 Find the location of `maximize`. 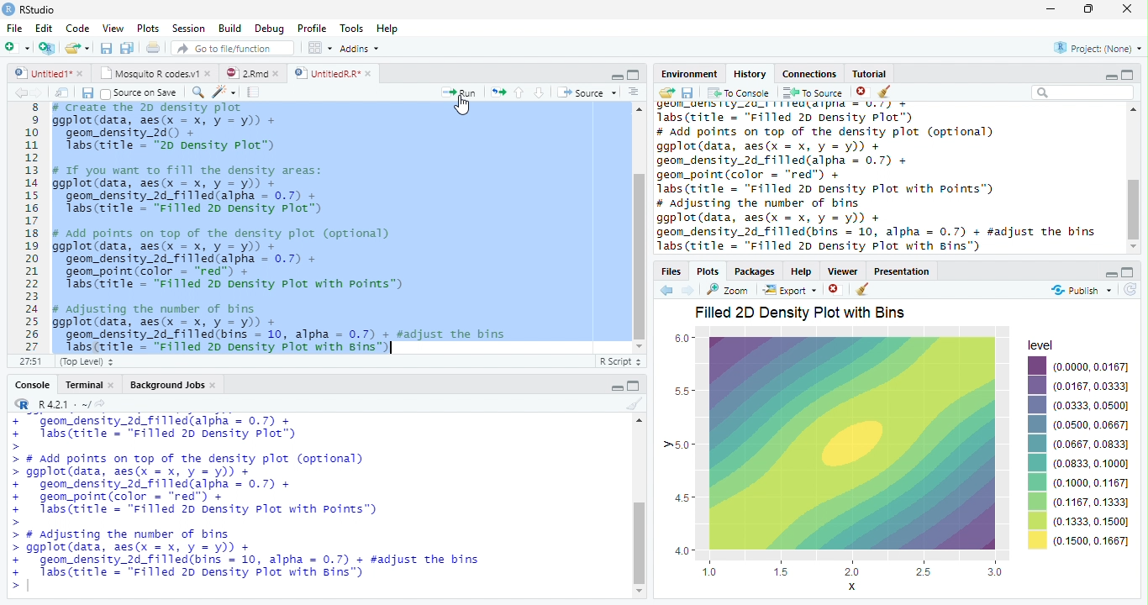

maximize is located at coordinates (635, 386).